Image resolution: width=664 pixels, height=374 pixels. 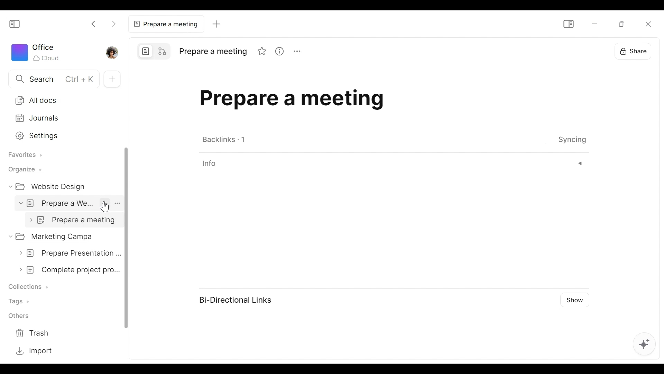 What do you see at coordinates (23, 156) in the screenshot?
I see `Favorites` at bounding box center [23, 156].